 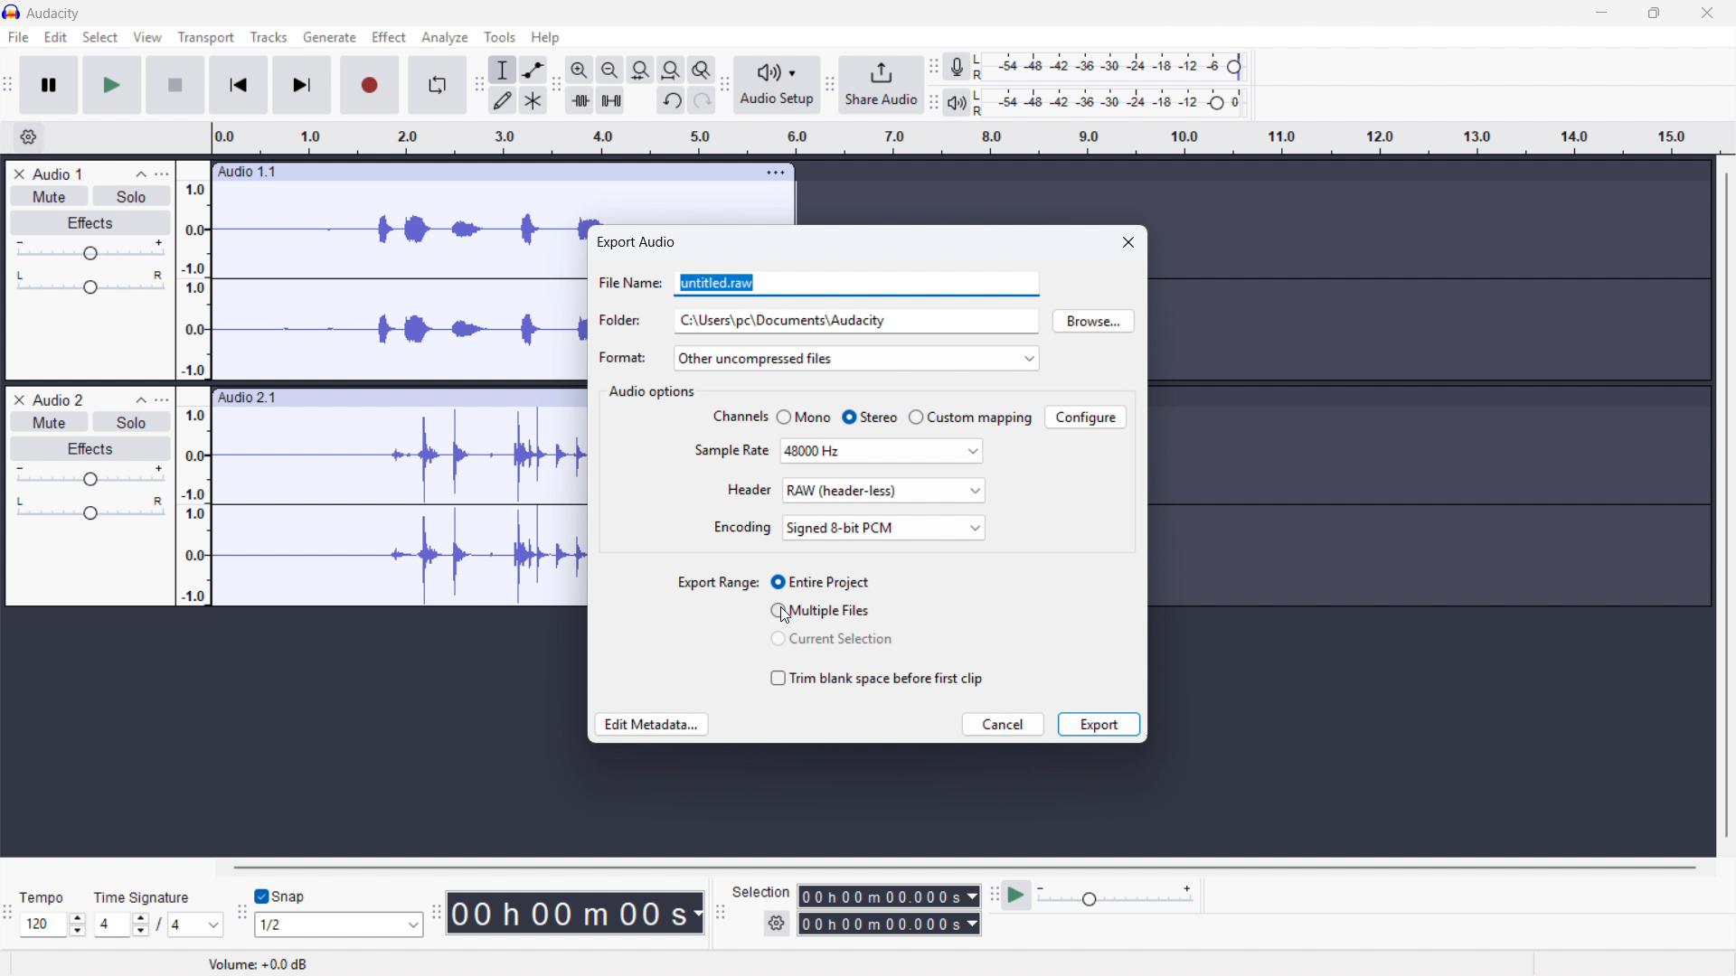 What do you see at coordinates (933, 103) in the screenshot?
I see `playback metre tool bar` at bounding box center [933, 103].